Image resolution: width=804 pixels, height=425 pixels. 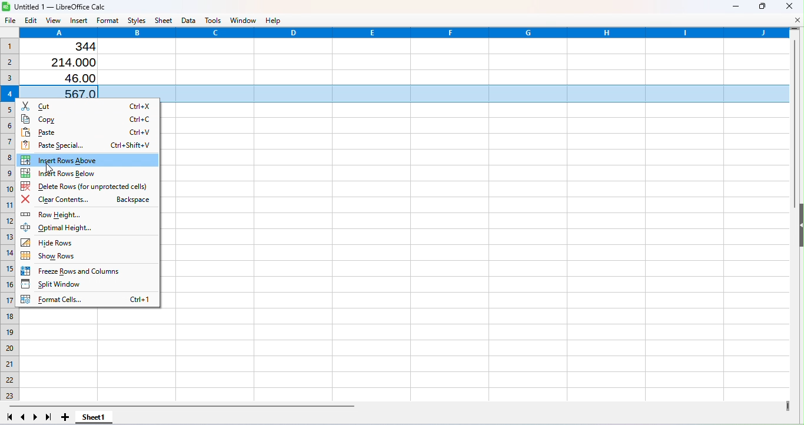 I want to click on Delete rows (for unprotected cells), so click(x=87, y=187).